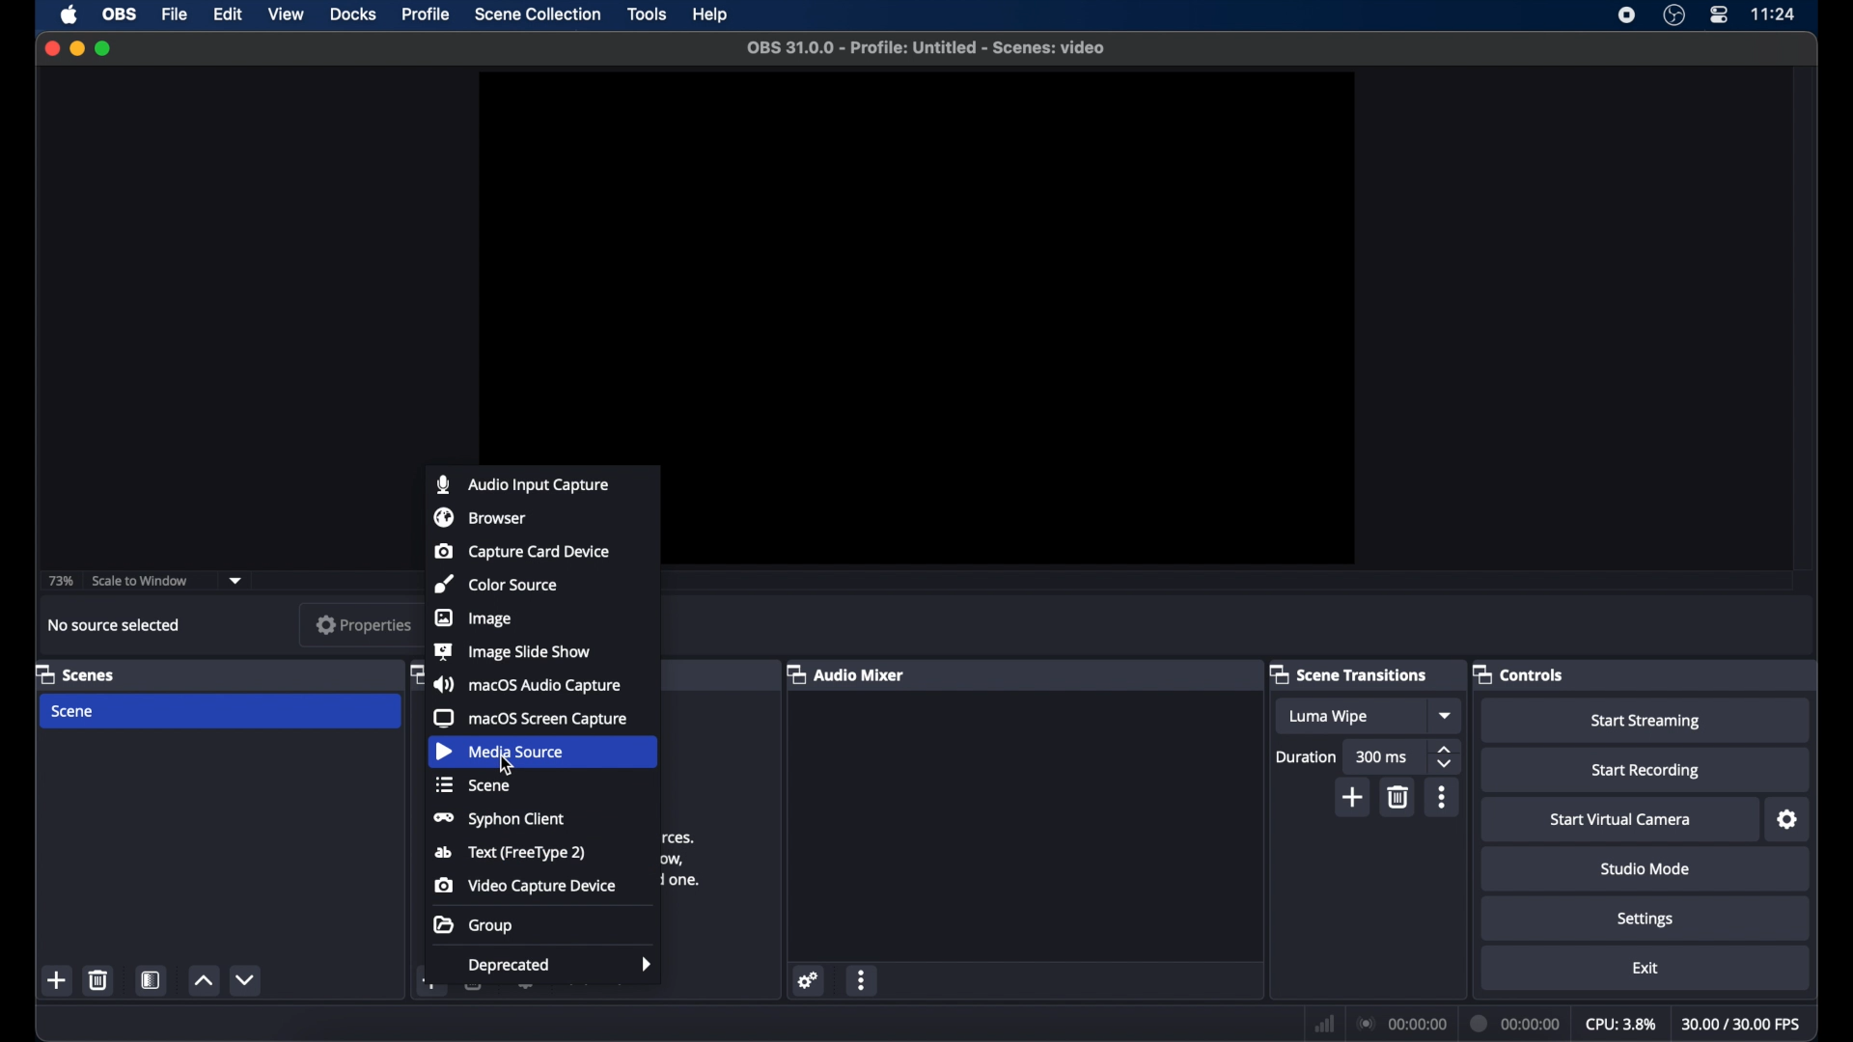 This screenshot has height=1042, width=1853. I want to click on more options, so click(1444, 797).